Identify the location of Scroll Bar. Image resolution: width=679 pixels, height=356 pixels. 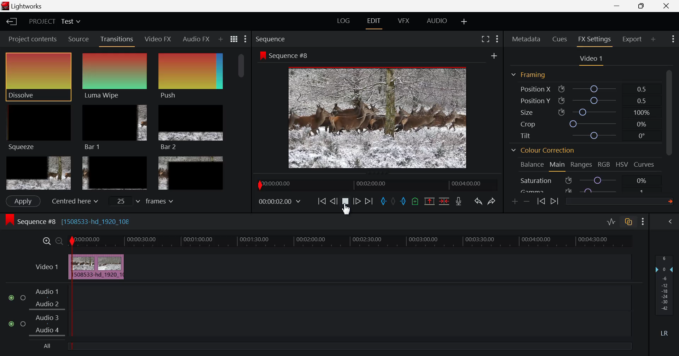
(242, 121).